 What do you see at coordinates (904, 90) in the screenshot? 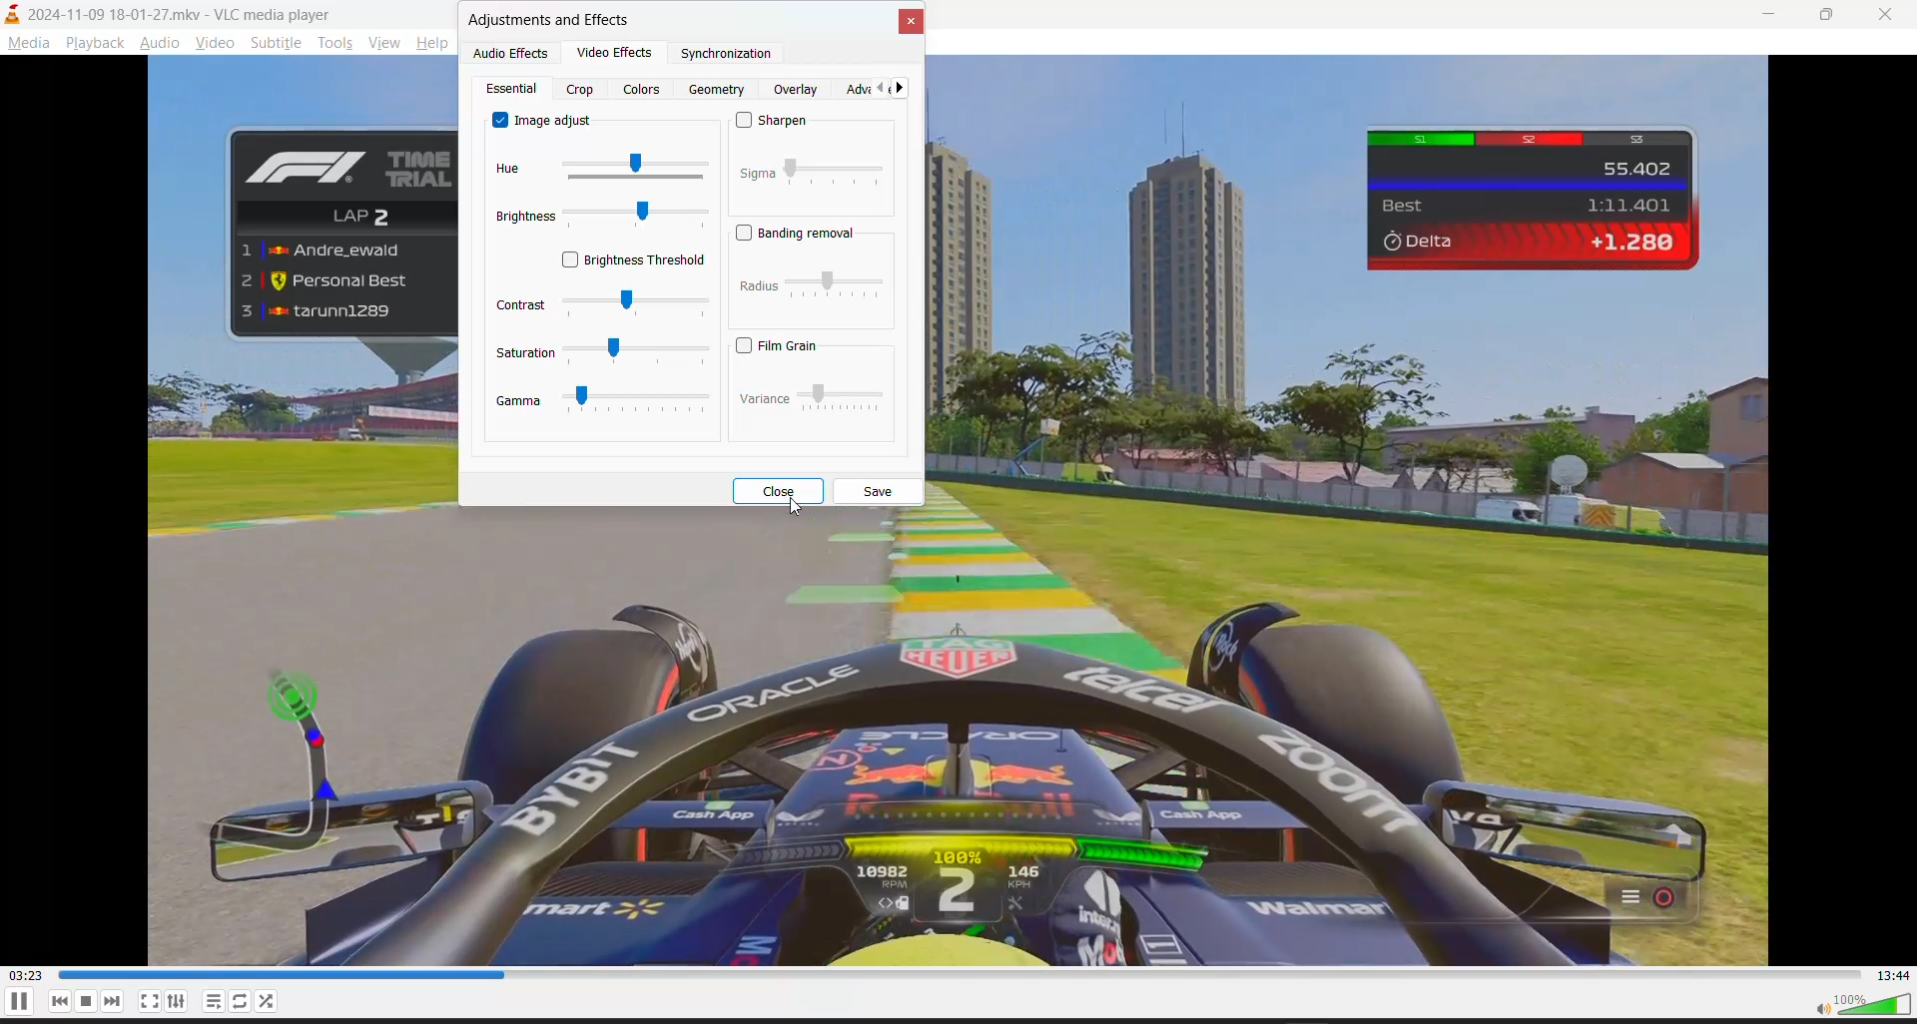
I see `next` at bounding box center [904, 90].